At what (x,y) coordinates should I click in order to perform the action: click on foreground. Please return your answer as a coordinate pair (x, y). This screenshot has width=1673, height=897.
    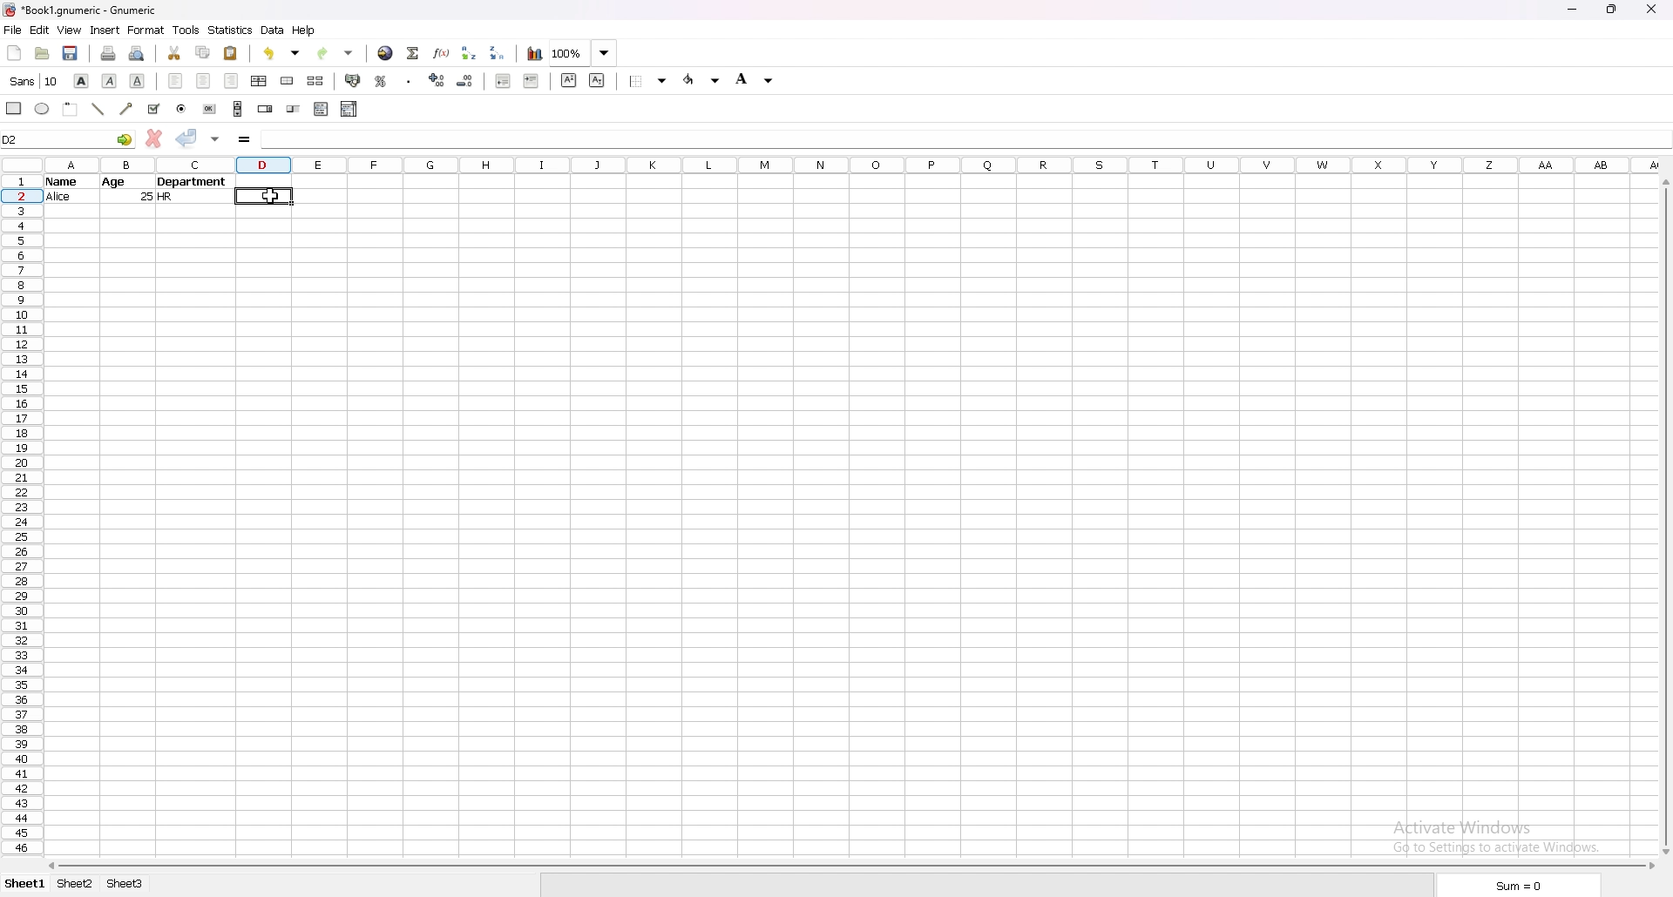
    Looking at the image, I should click on (702, 79).